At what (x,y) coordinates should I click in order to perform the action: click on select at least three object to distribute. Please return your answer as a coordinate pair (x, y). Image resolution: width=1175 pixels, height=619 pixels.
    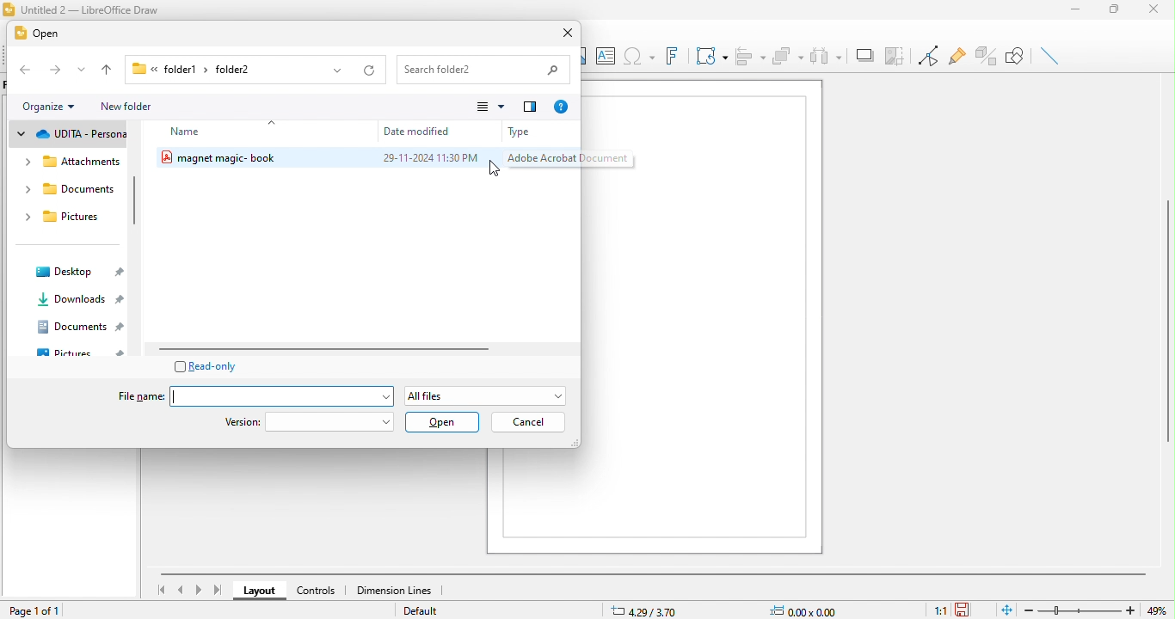
    Looking at the image, I should click on (827, 54).